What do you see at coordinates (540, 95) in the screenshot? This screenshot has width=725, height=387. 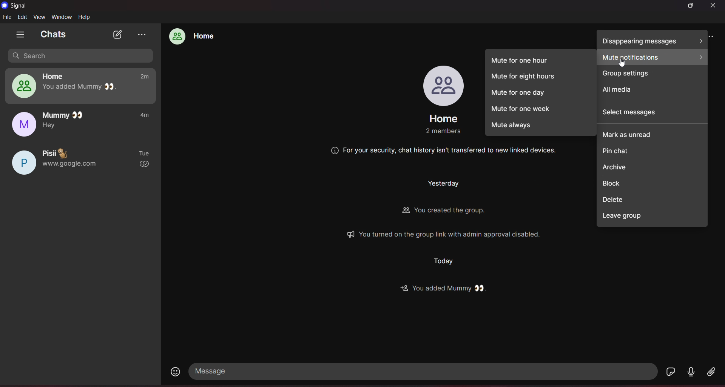 I see `mute for one day` at bounding box center [540, 95].